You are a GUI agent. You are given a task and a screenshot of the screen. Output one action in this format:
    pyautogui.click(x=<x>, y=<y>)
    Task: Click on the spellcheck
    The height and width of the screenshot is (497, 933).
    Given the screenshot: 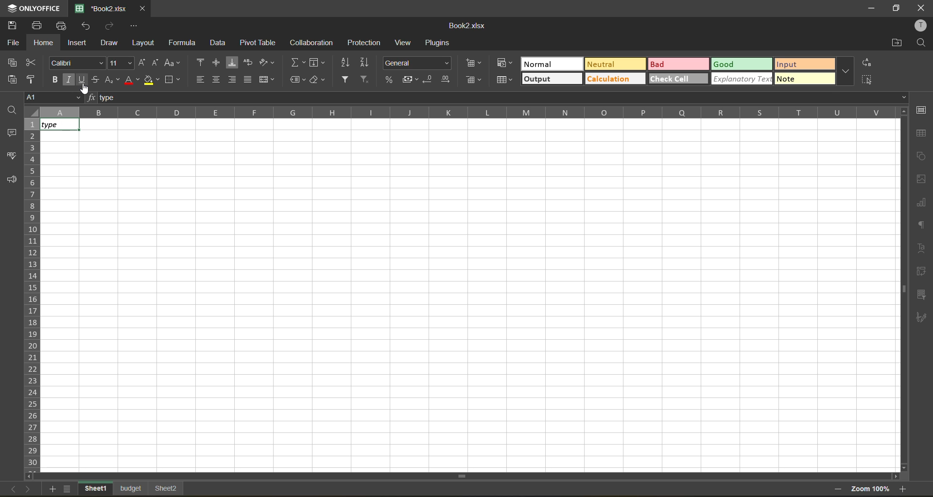 What is the action you would take?
    pyautogui.click(x=12, y=154)
    